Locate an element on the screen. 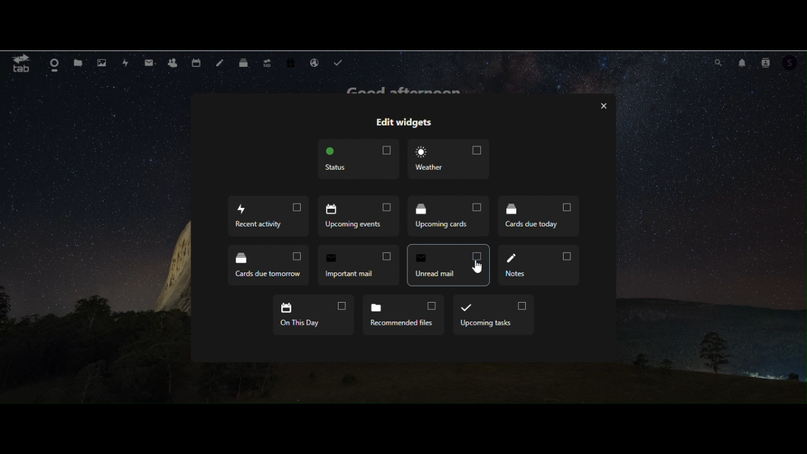 The height and width of the screenshot is (454, 807). Recent activity is located at coordinates (267, 218).